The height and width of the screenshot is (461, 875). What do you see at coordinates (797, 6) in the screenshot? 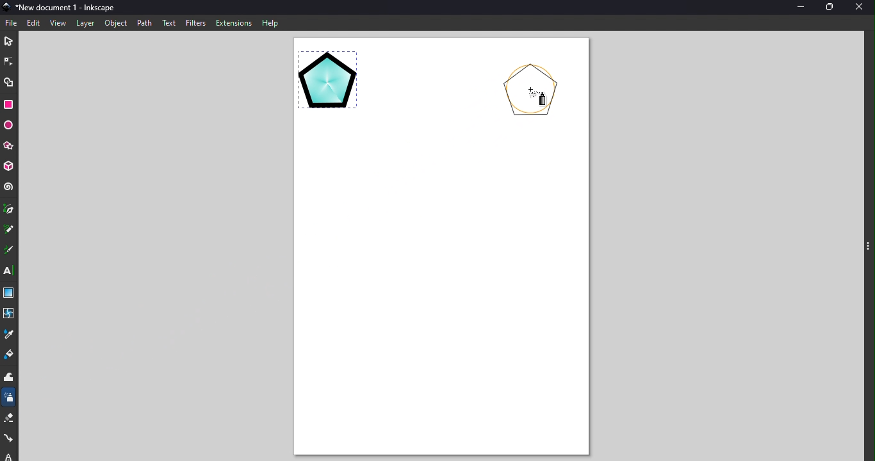
I see `Minimize` at bounding box center [797, 6].